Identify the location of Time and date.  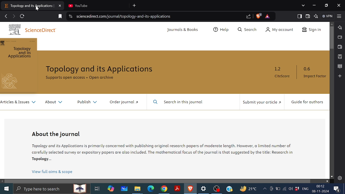
(321, 189).